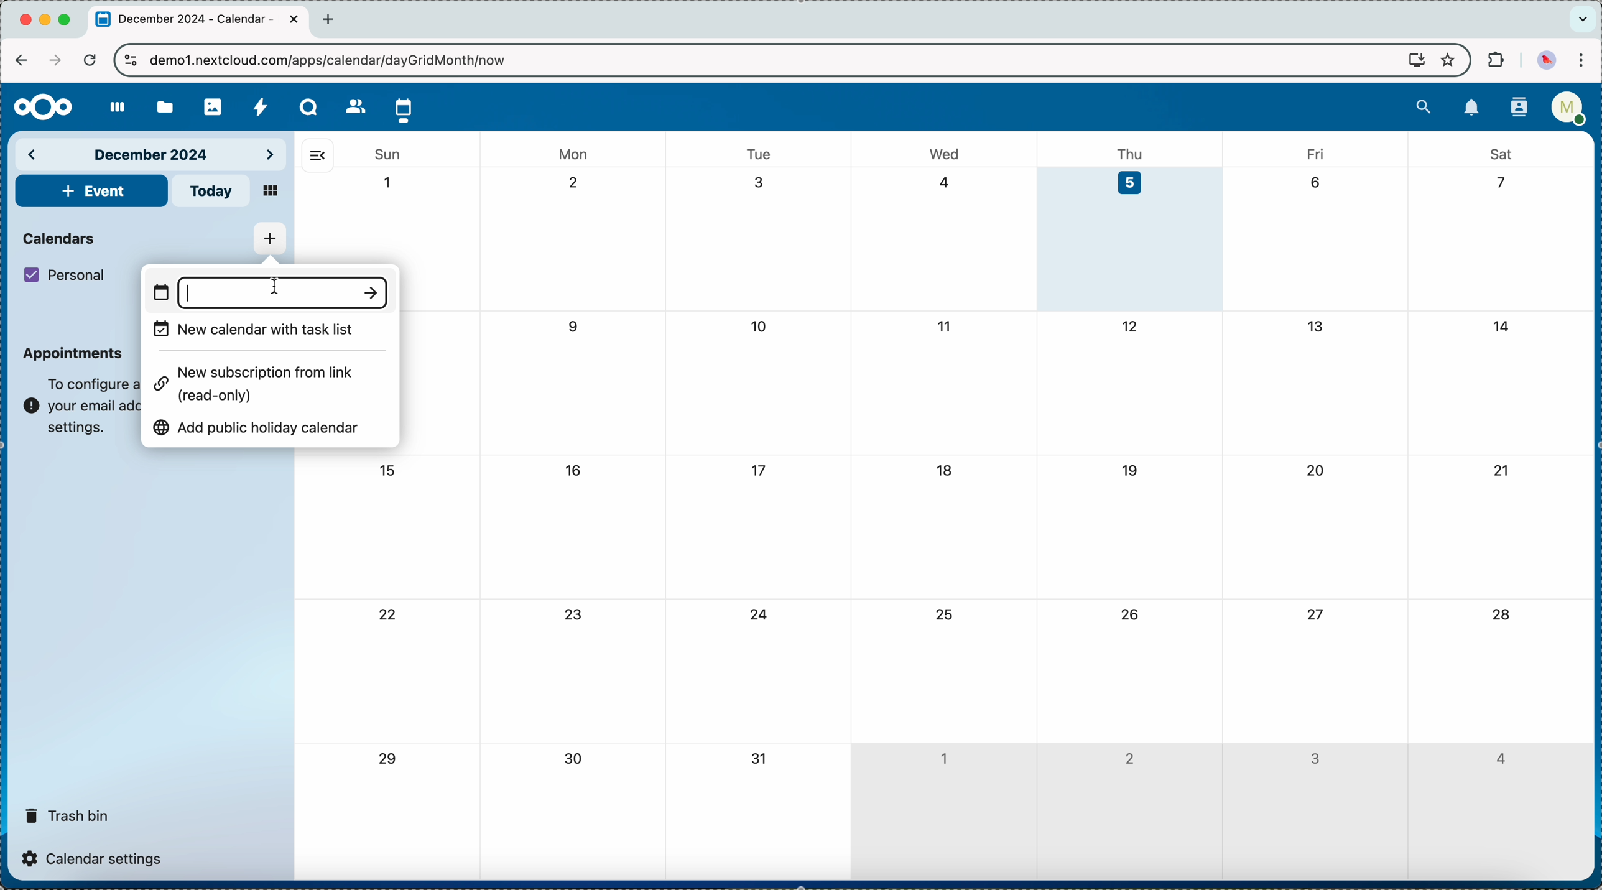  Describe the element at coordinates (1546, 60) in the screenshot. I see `profile picture` at that location.